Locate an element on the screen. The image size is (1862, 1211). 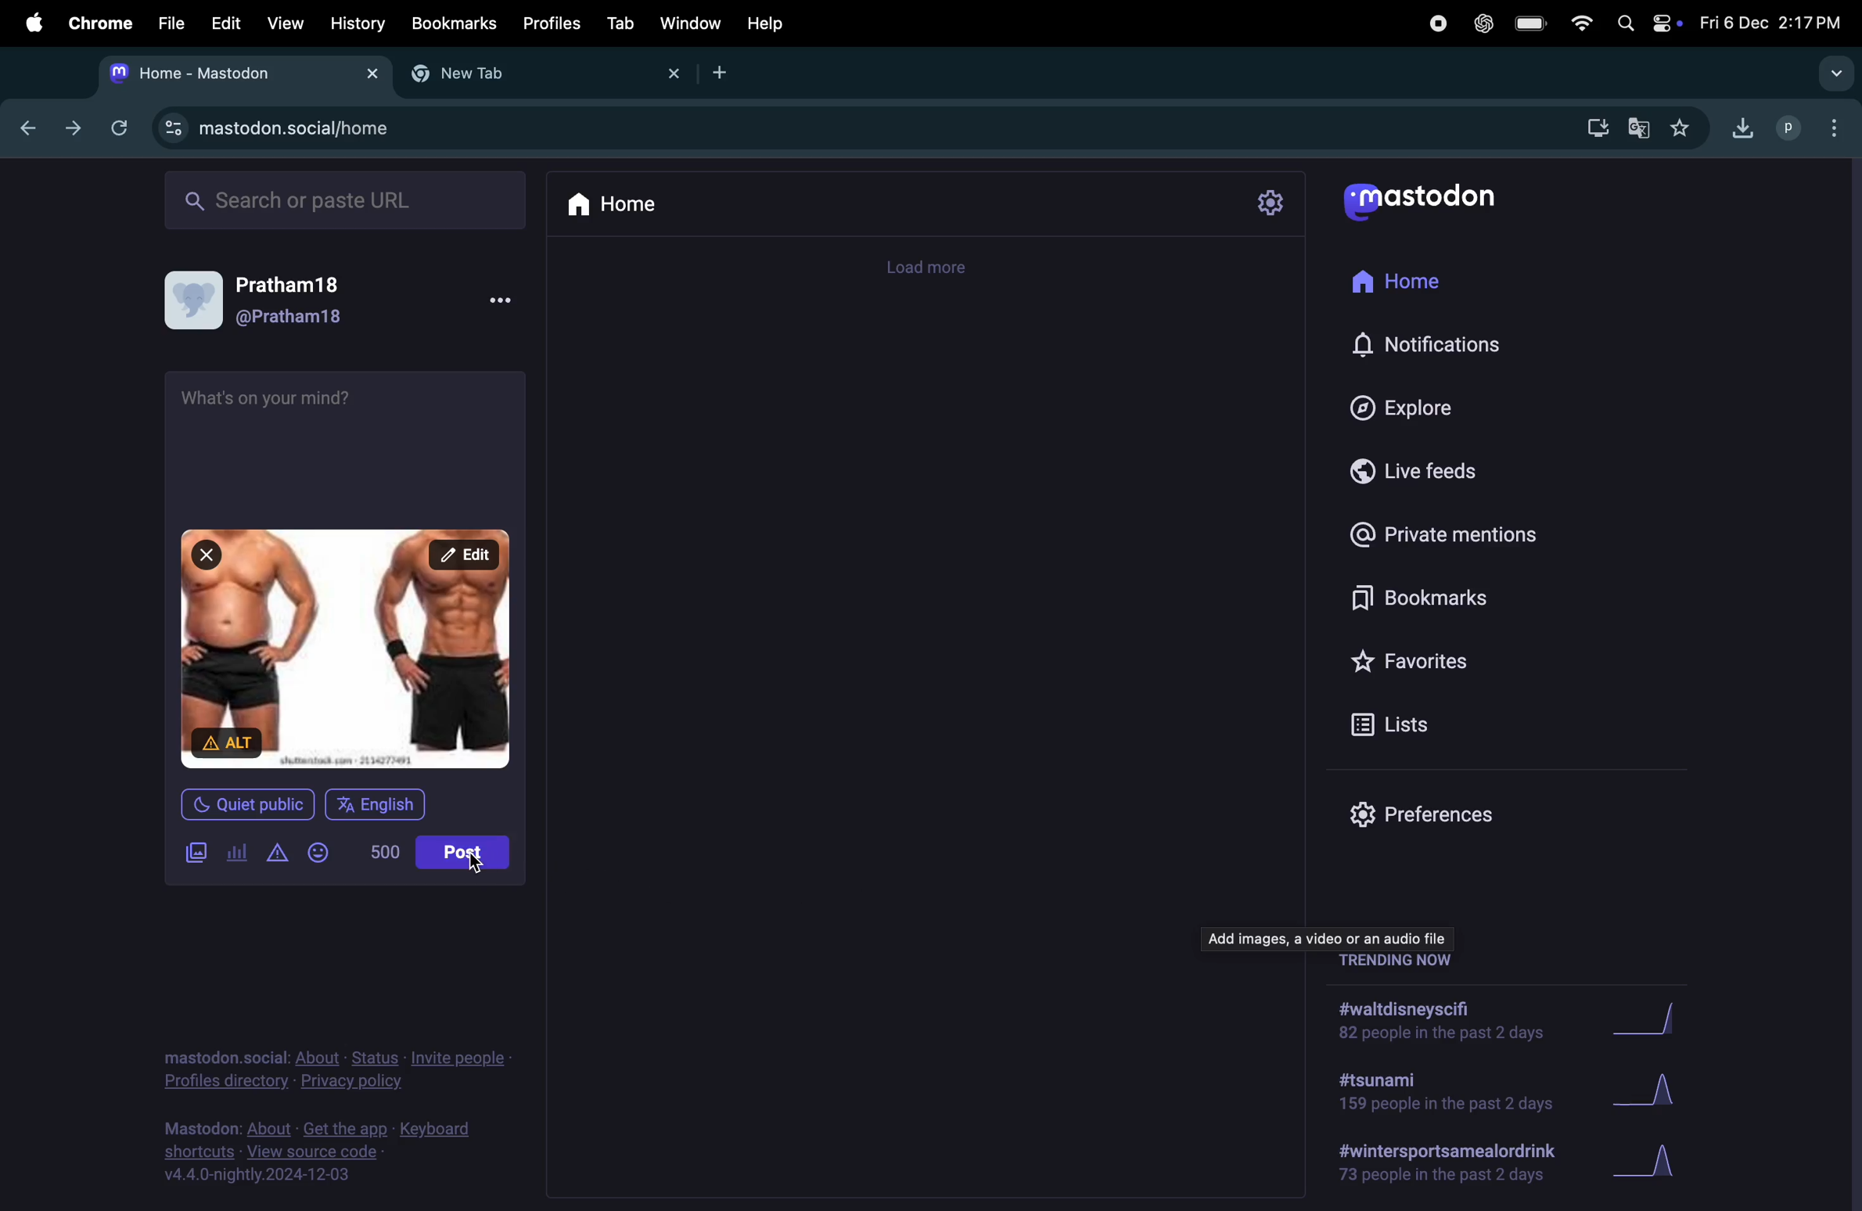
live feeds is located at coordinates (1429, 476).